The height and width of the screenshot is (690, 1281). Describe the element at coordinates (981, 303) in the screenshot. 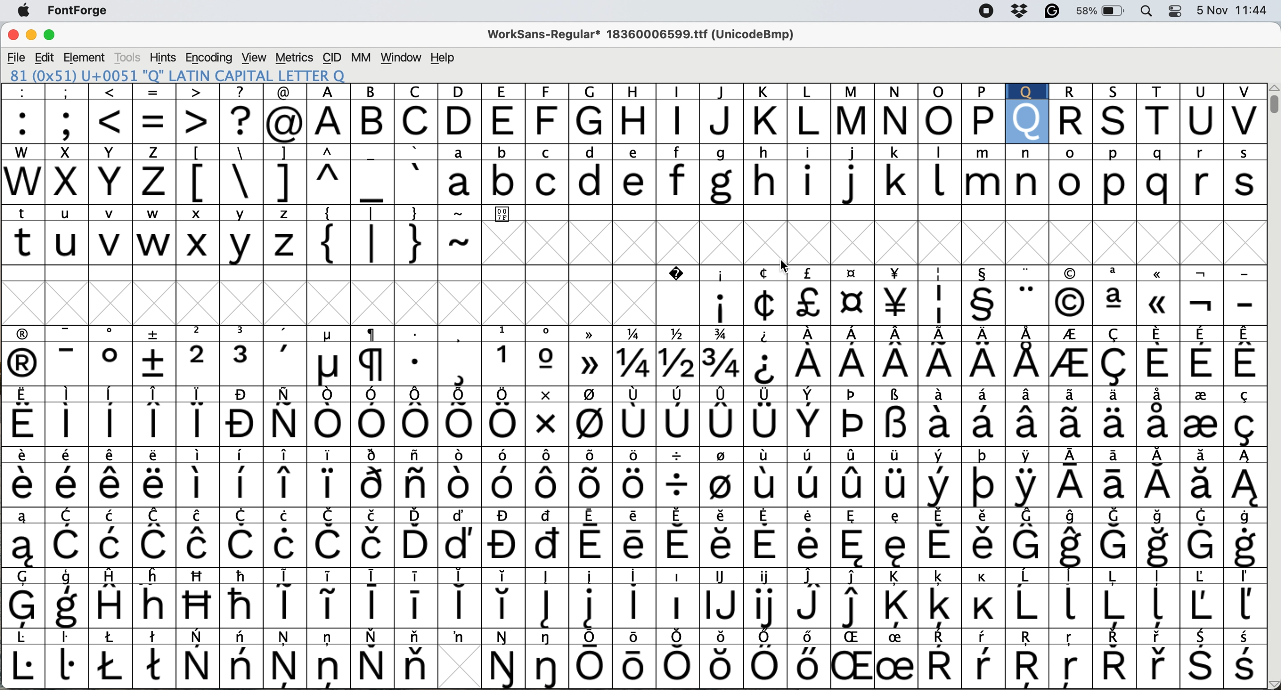

I see `special characters` at that location.